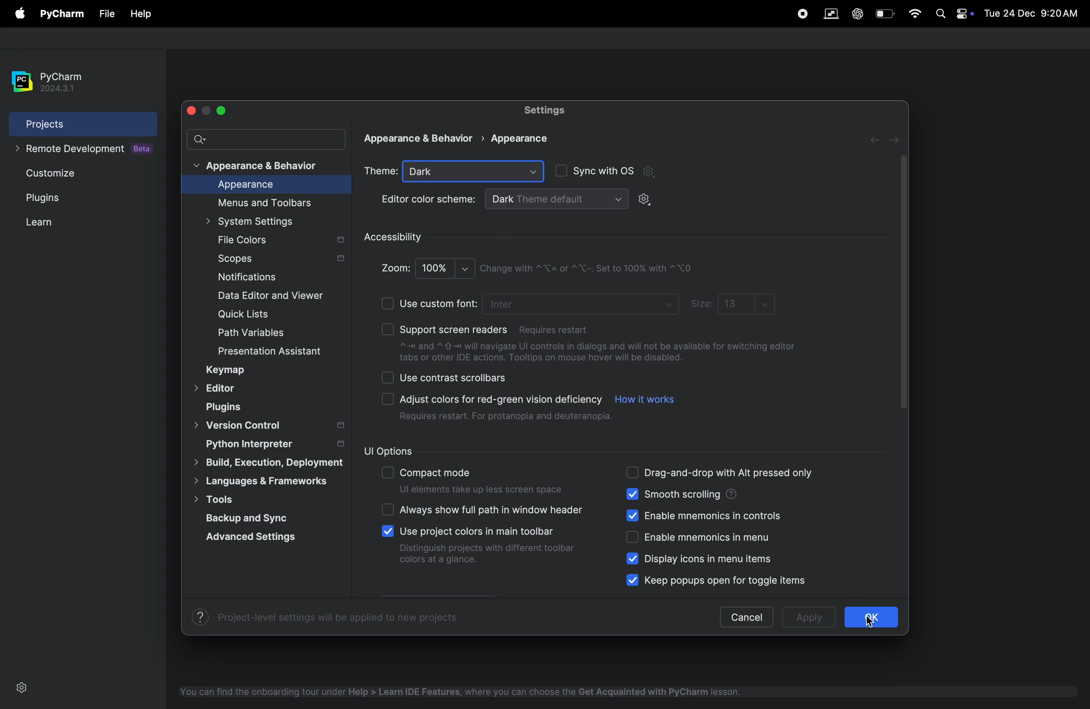  Describe the element at coordinates (273, 444) in the screenshot. I see `python interpreter` at that location.